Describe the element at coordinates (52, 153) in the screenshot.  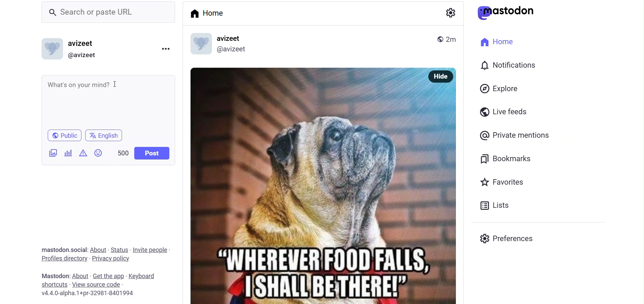
I see `image/videos` at that location.